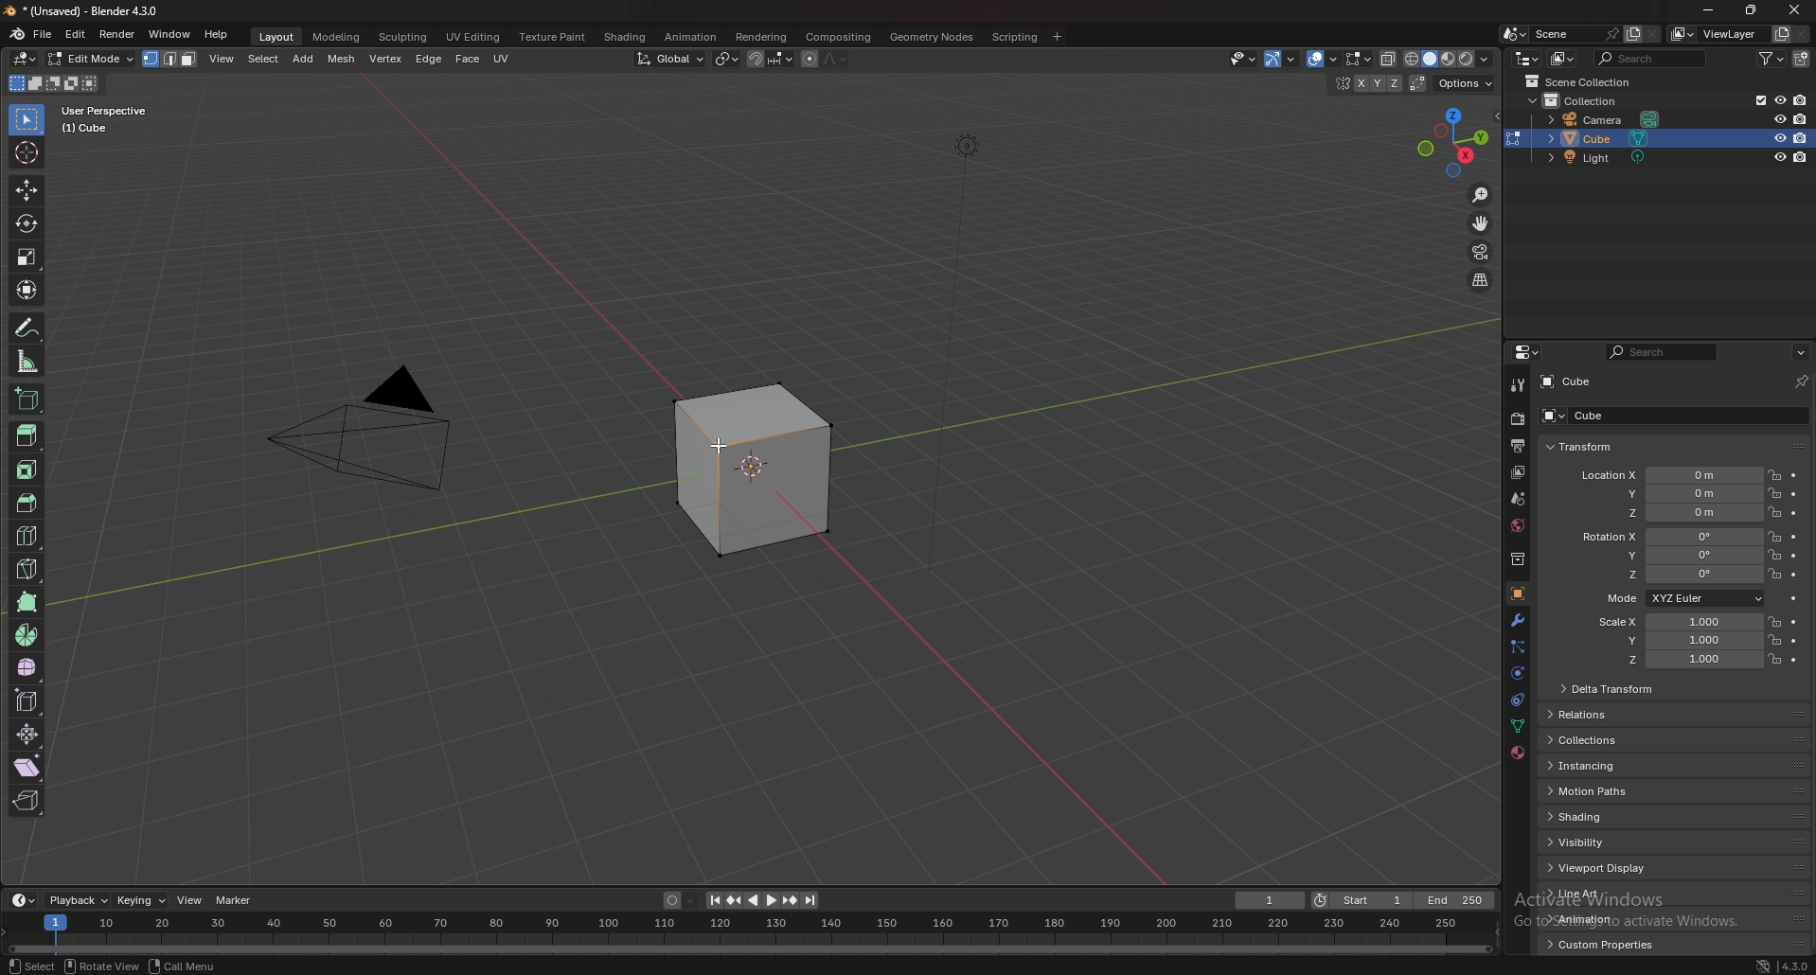  Describe the element at coordinates (1794, 556) in the screenshot. I see `animate property` at that location.